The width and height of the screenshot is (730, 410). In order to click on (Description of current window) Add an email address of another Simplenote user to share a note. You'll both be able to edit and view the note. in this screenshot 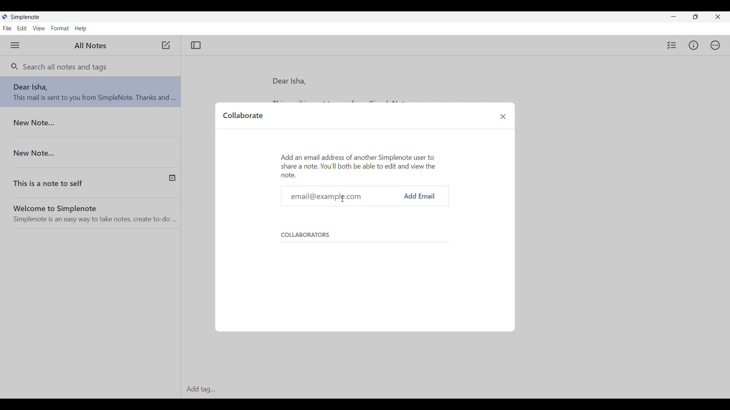, I will do `click(361, 165)`.